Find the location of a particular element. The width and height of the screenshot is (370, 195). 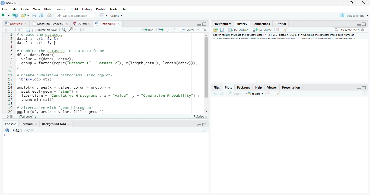

File is located at coordinates (5, 9).